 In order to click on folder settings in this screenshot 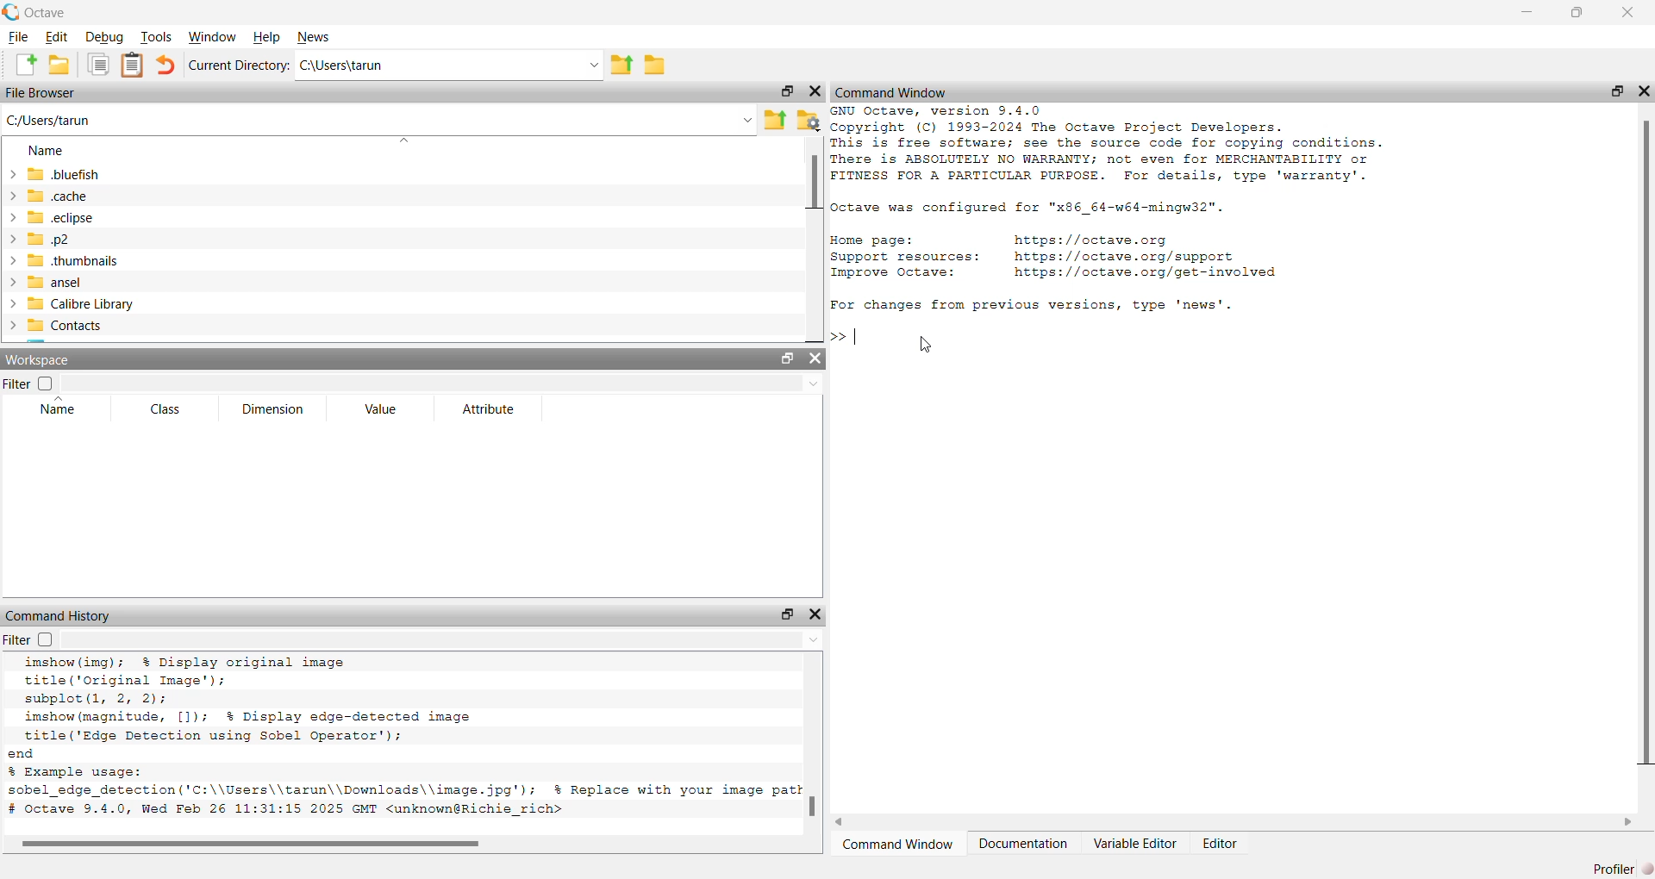, I will do `click(810, 119)`.